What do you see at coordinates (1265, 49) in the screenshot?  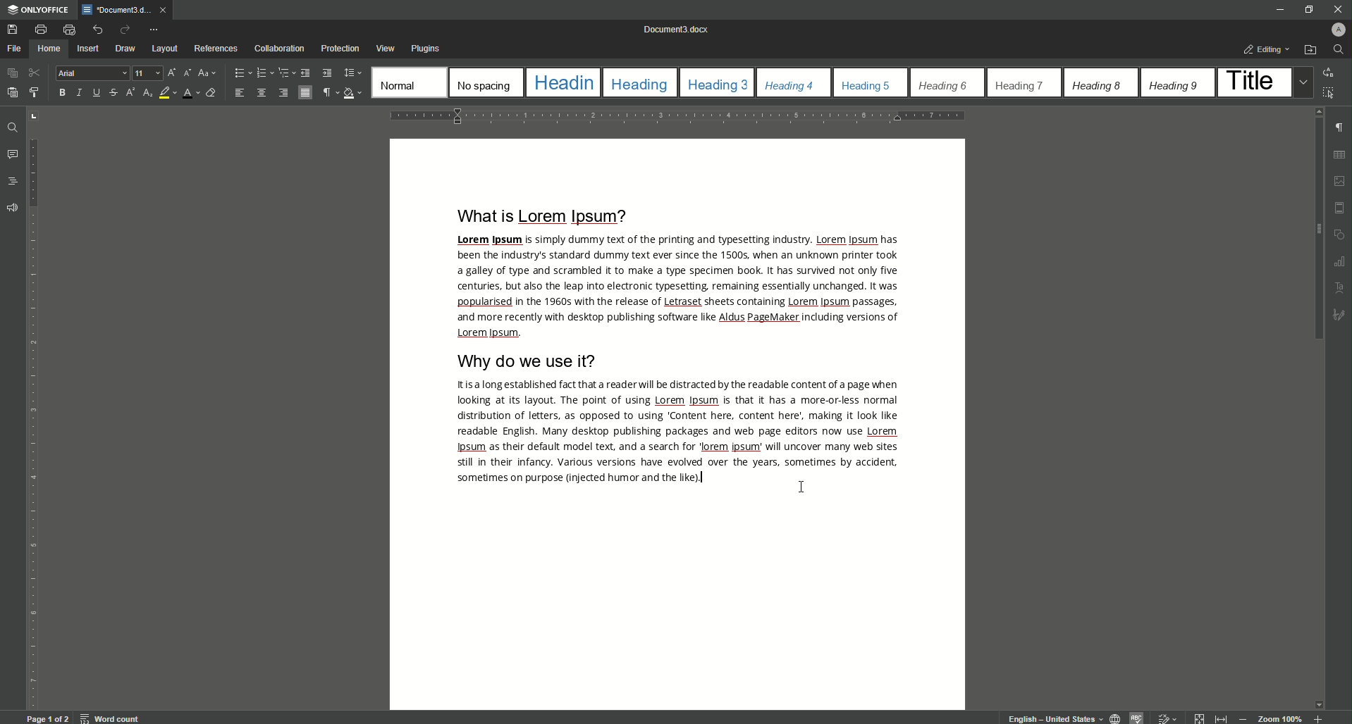 I see `Editing` at bounding box center [1265, 49].